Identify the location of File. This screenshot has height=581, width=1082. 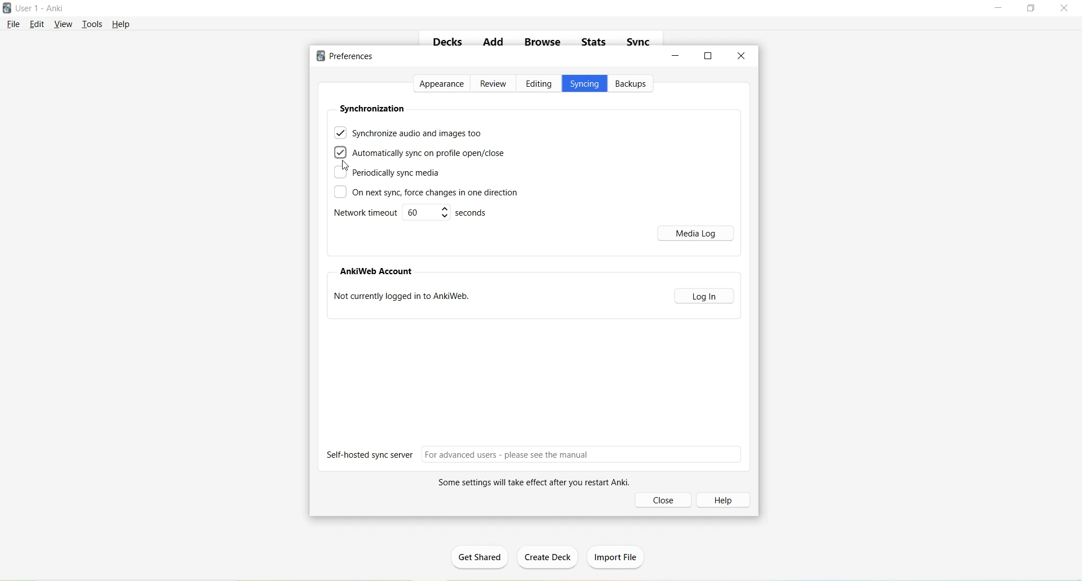
(14, 24).